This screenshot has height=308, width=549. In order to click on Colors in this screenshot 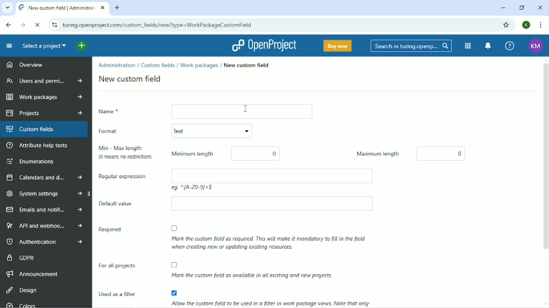, I will do `click(21, 304)`.